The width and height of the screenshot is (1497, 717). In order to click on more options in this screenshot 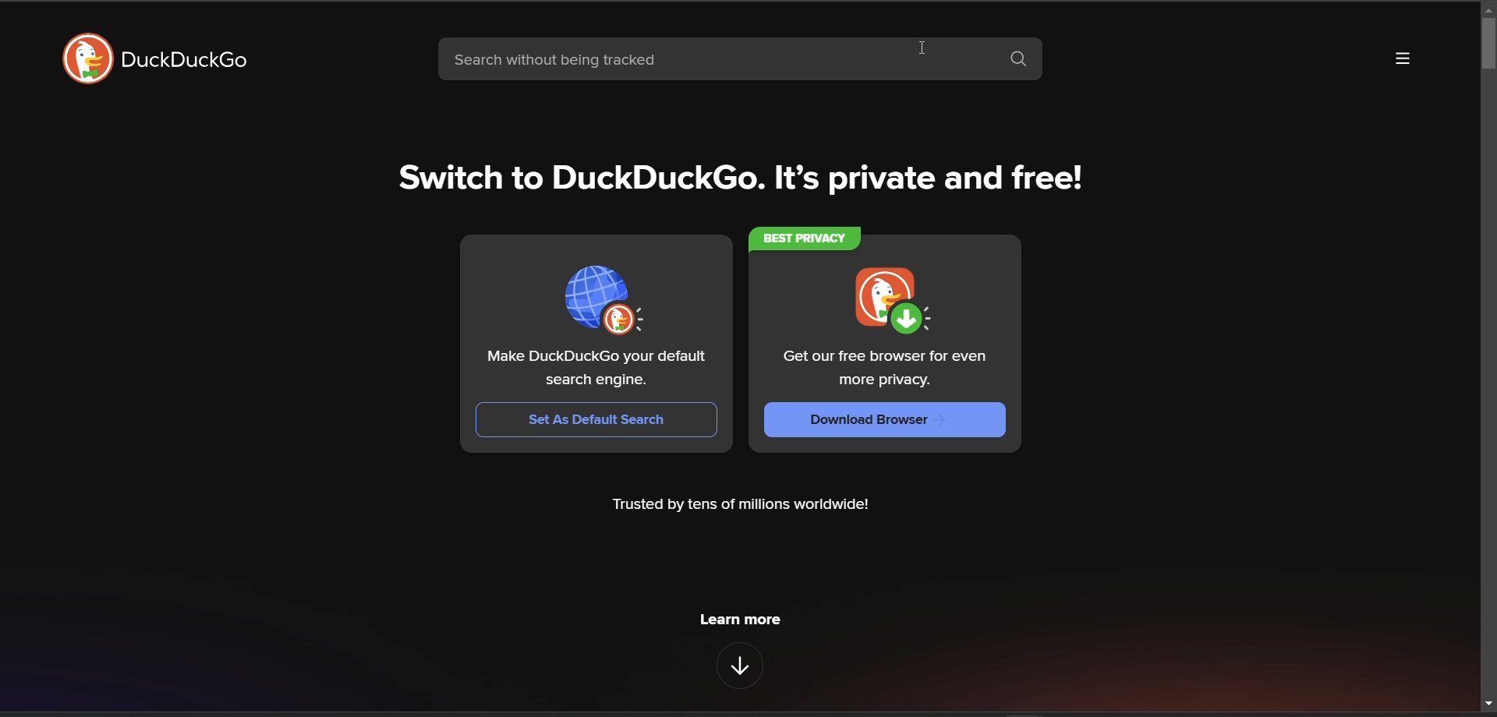, I will do `click(1403, 58)`.